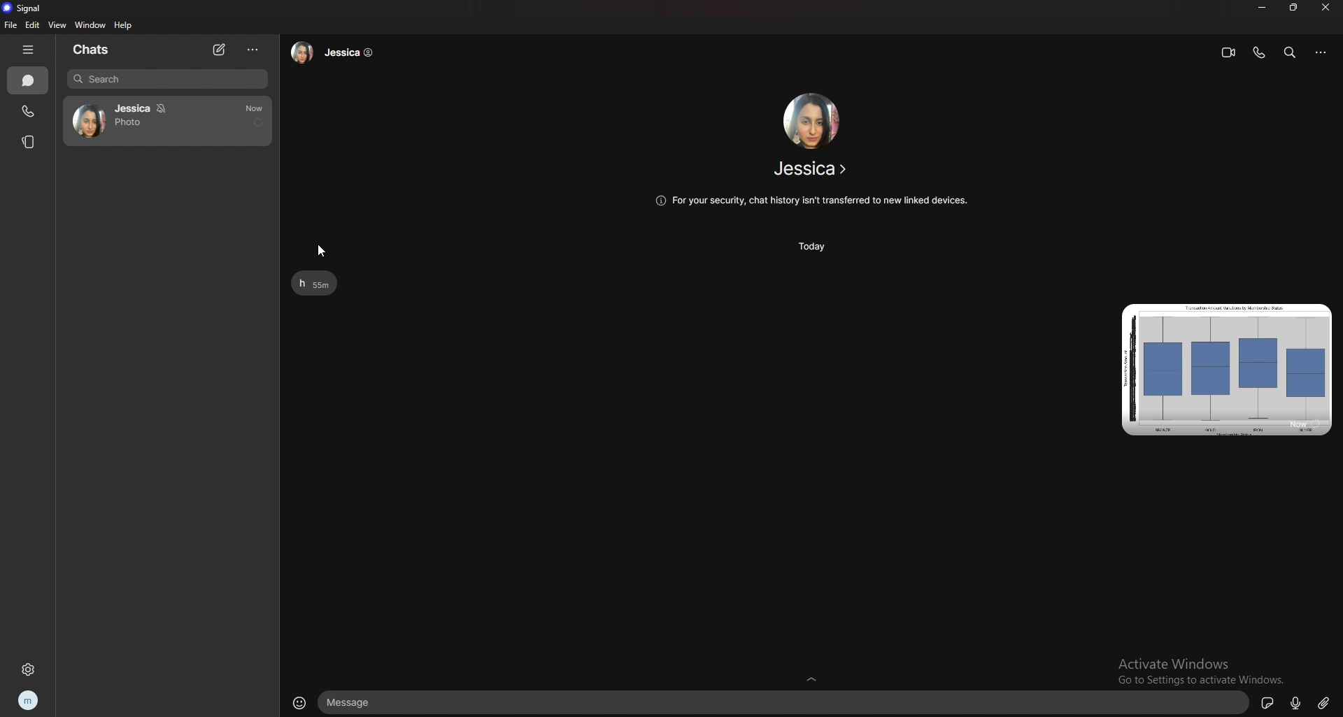 Image resolution: width=1343 pixels, height=717 pixels. What do you see at coordinates (167, 121) in the screenshot?
I see `contact` at bounding box center [167, 121].